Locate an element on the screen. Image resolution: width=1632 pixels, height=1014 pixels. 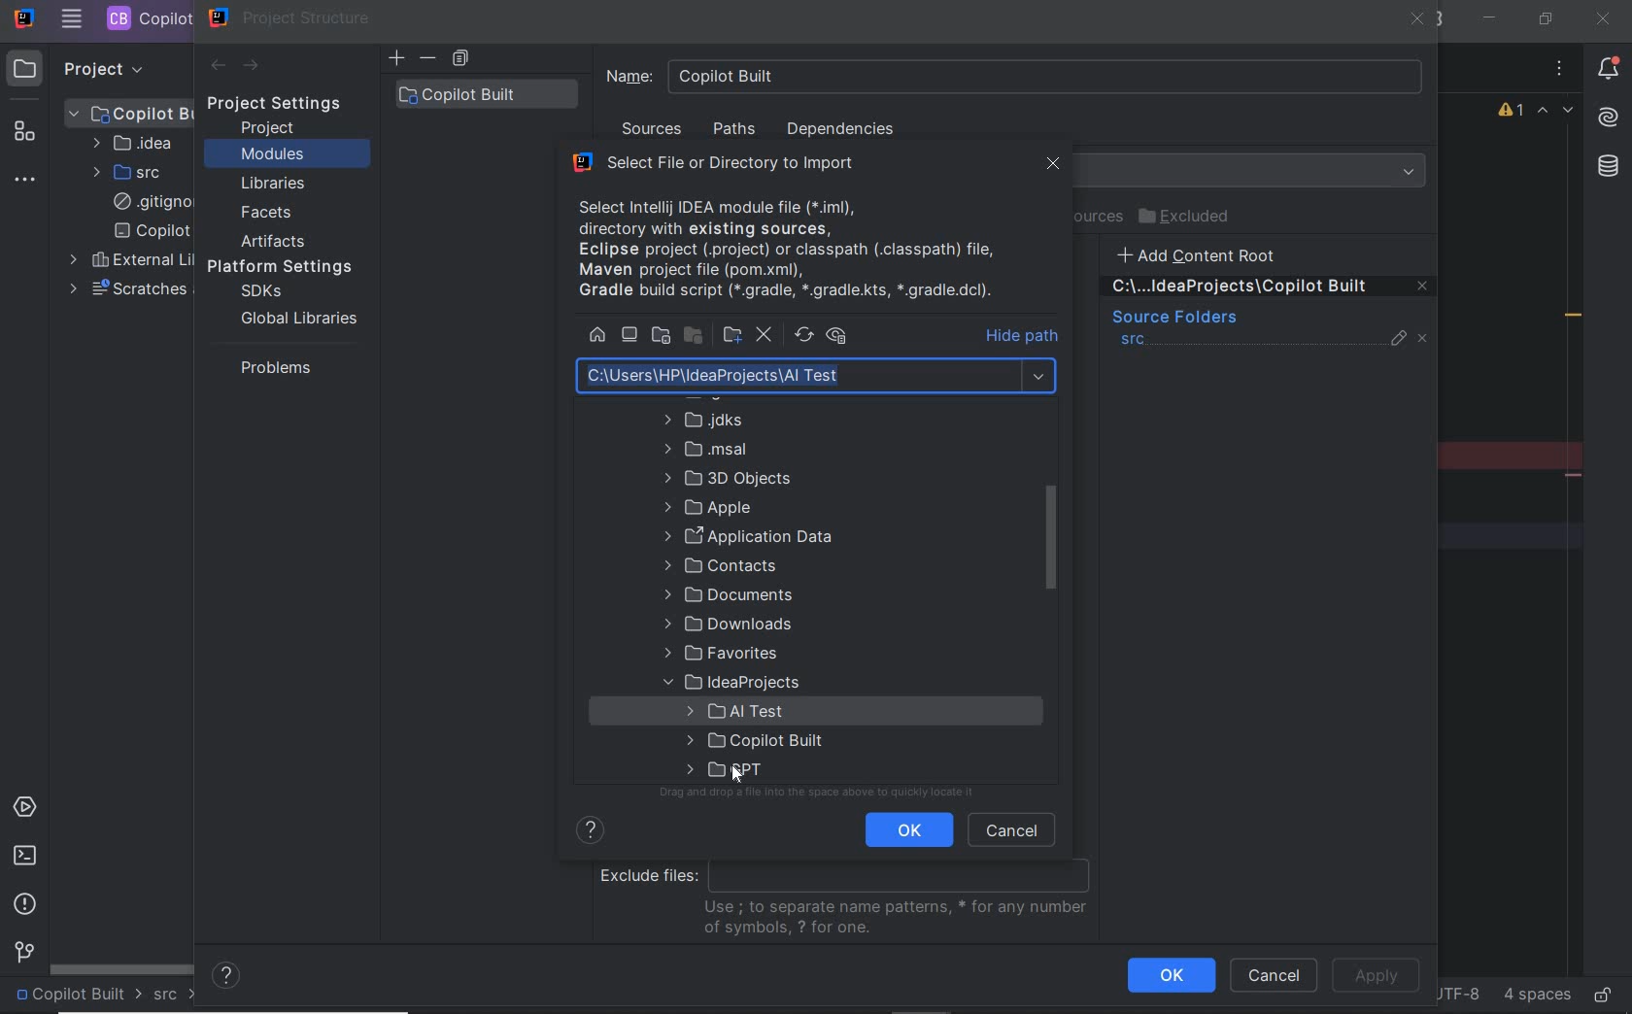
1 warning is located at coordinates (1513, 113).